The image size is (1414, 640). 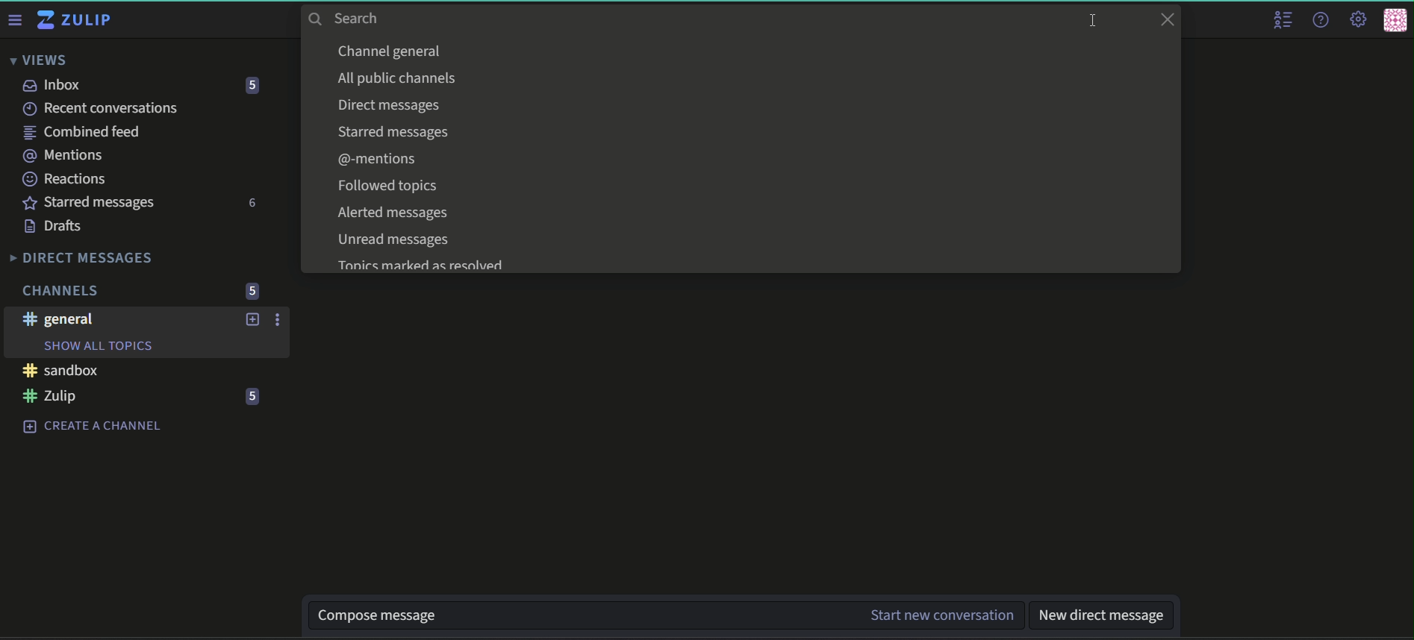 What do you see at coordinates (393, 214) in the screenshot?
I see `text` at bounding box center [393, 214].